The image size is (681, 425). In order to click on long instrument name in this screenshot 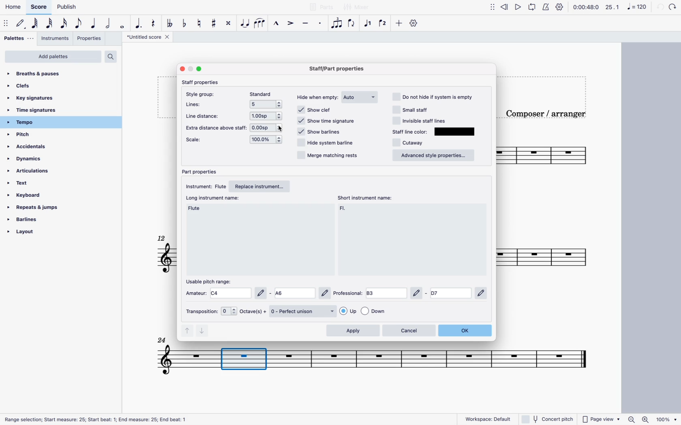, I will do `click(215, 198)`.